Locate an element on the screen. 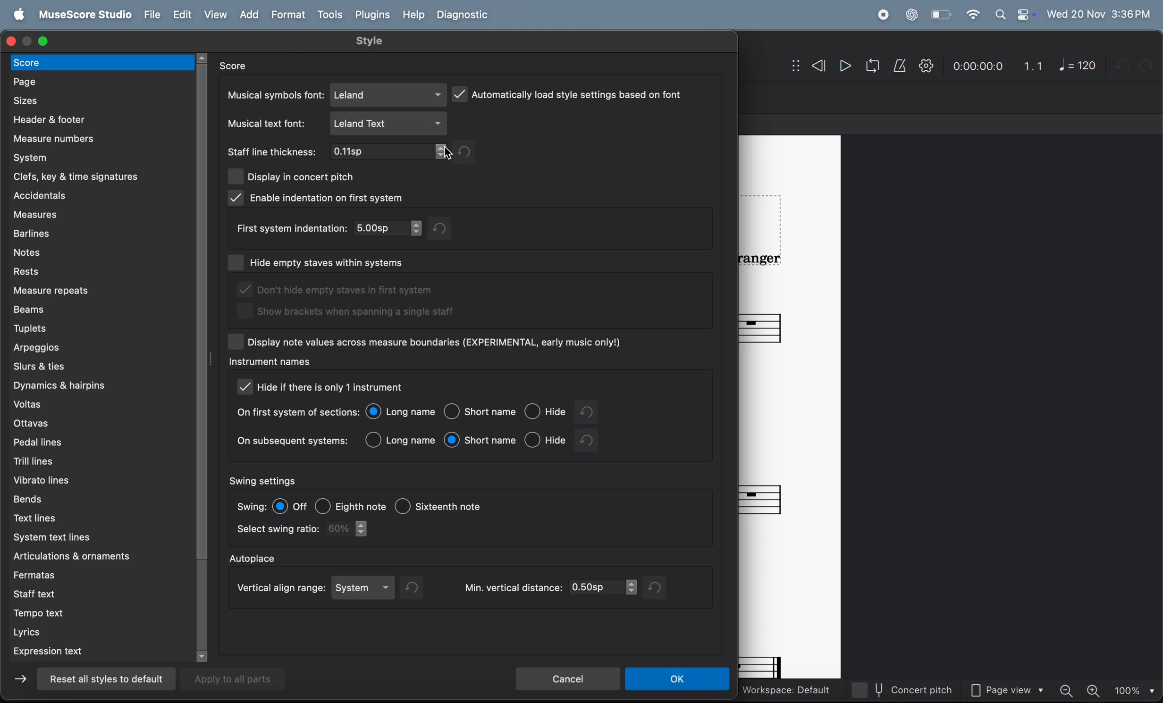  edit is located at coordinates (181, 15).